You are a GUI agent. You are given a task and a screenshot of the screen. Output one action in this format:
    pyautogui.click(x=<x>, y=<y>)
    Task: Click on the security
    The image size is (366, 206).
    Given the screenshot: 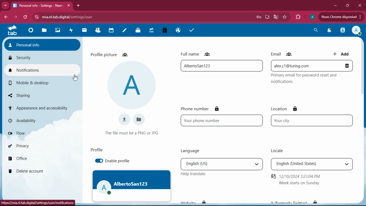 What is the action you would take?
    pyautogui.click(x=41, y=58)
    